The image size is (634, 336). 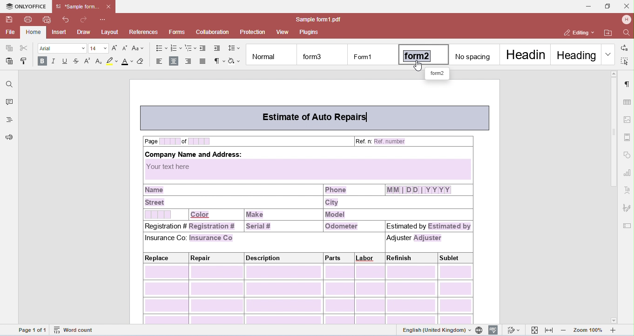 What do you see at coordinates (626, 6) in the screenshot?
I see `close` at bounding box center [626, 6].